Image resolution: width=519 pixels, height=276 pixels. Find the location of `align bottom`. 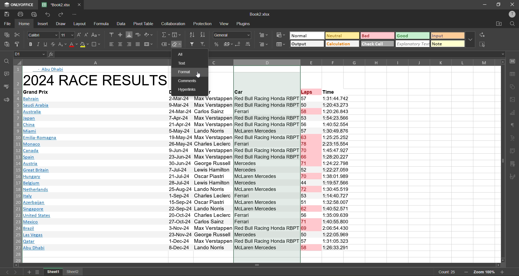

align bottom is located at coordinates (129, 35).